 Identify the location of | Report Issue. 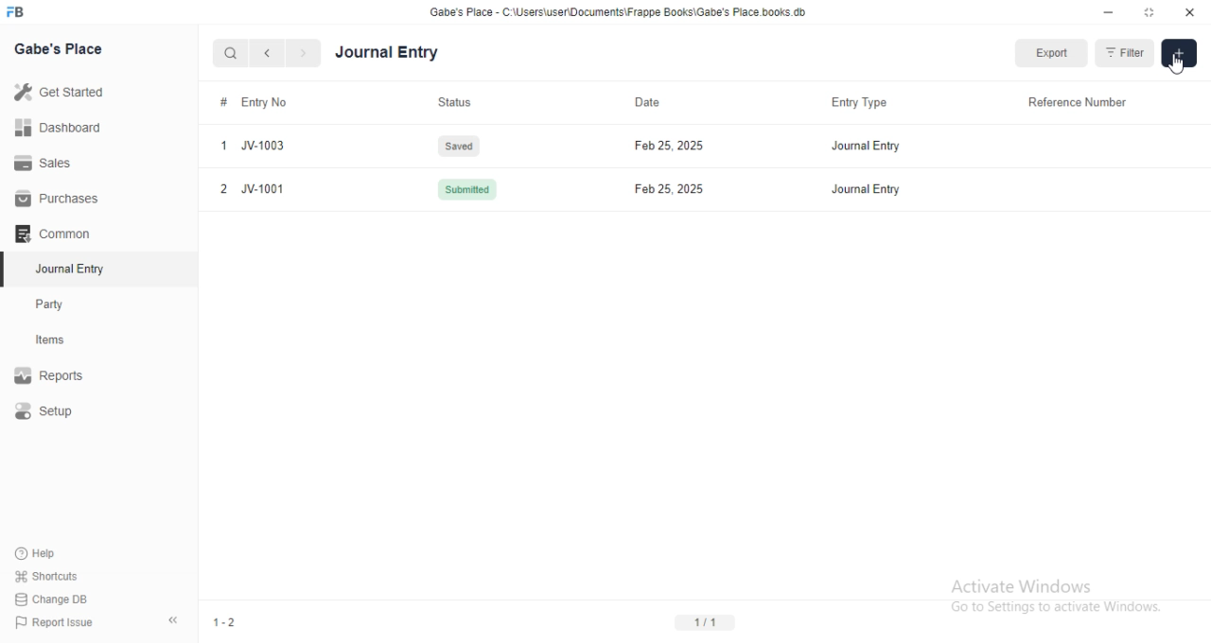
(56, 622).